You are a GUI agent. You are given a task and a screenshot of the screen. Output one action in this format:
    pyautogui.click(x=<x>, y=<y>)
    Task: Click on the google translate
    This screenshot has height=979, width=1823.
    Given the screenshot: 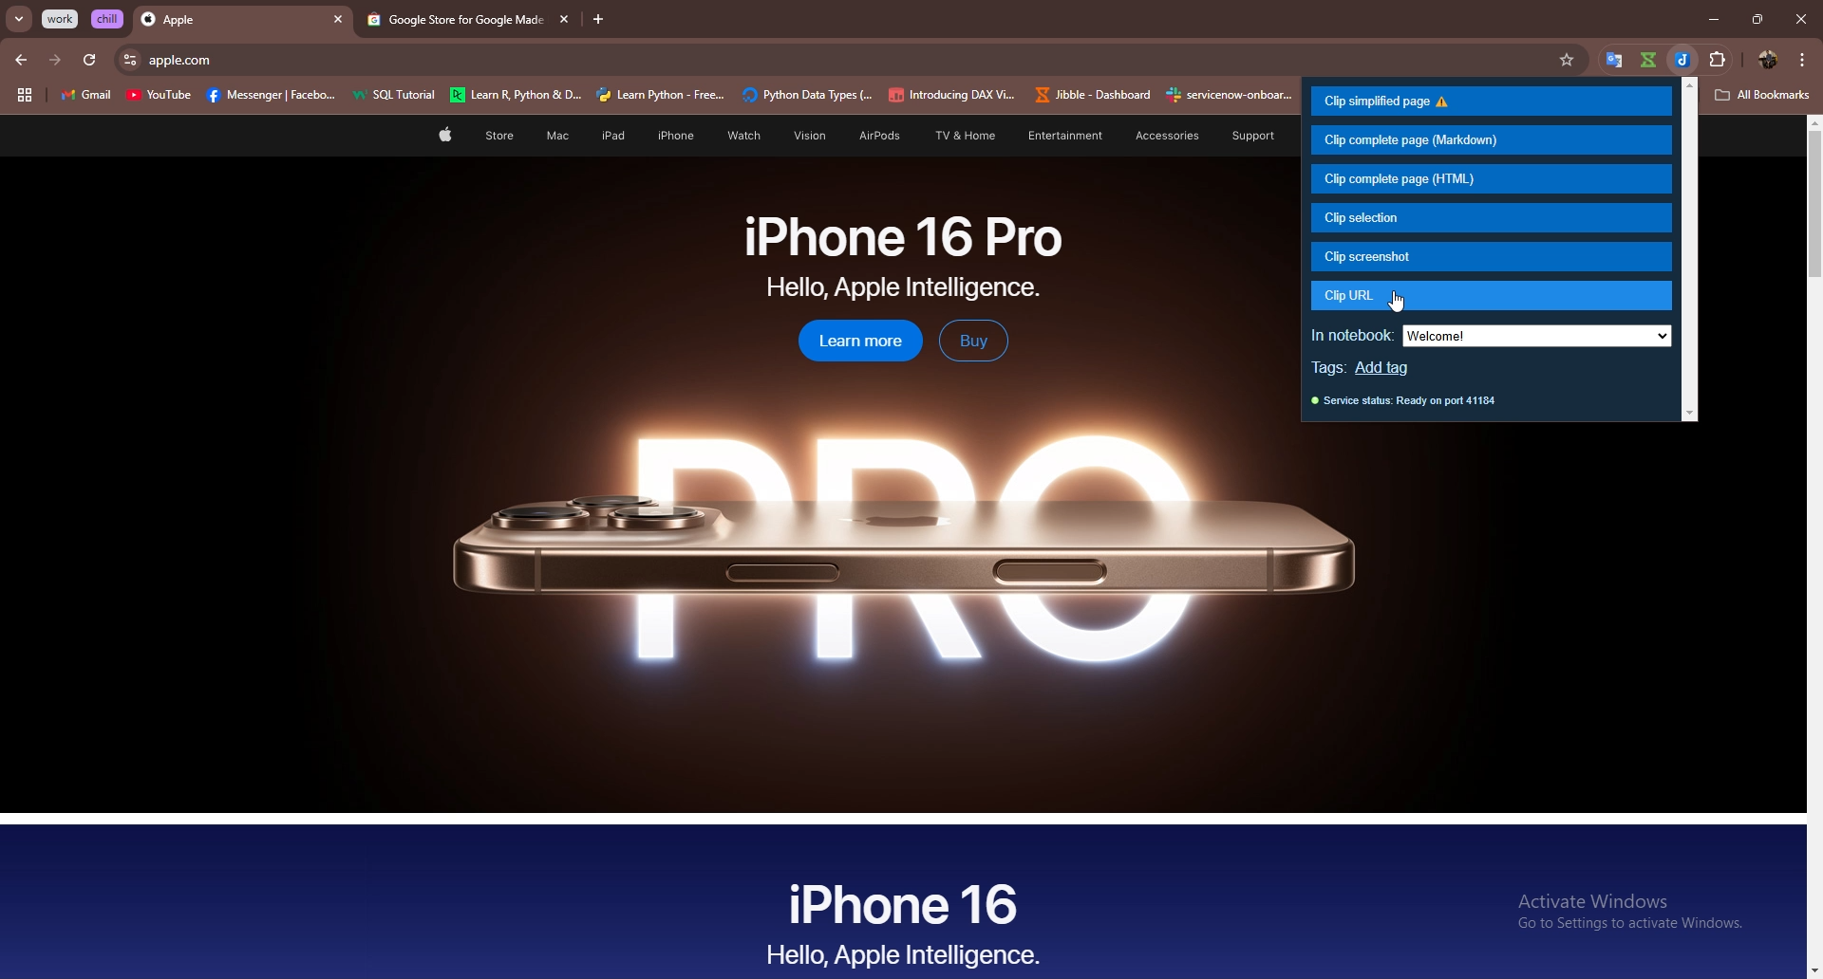 What is the action you would take?
    pyautogui.click(x=1647, y=60)
    